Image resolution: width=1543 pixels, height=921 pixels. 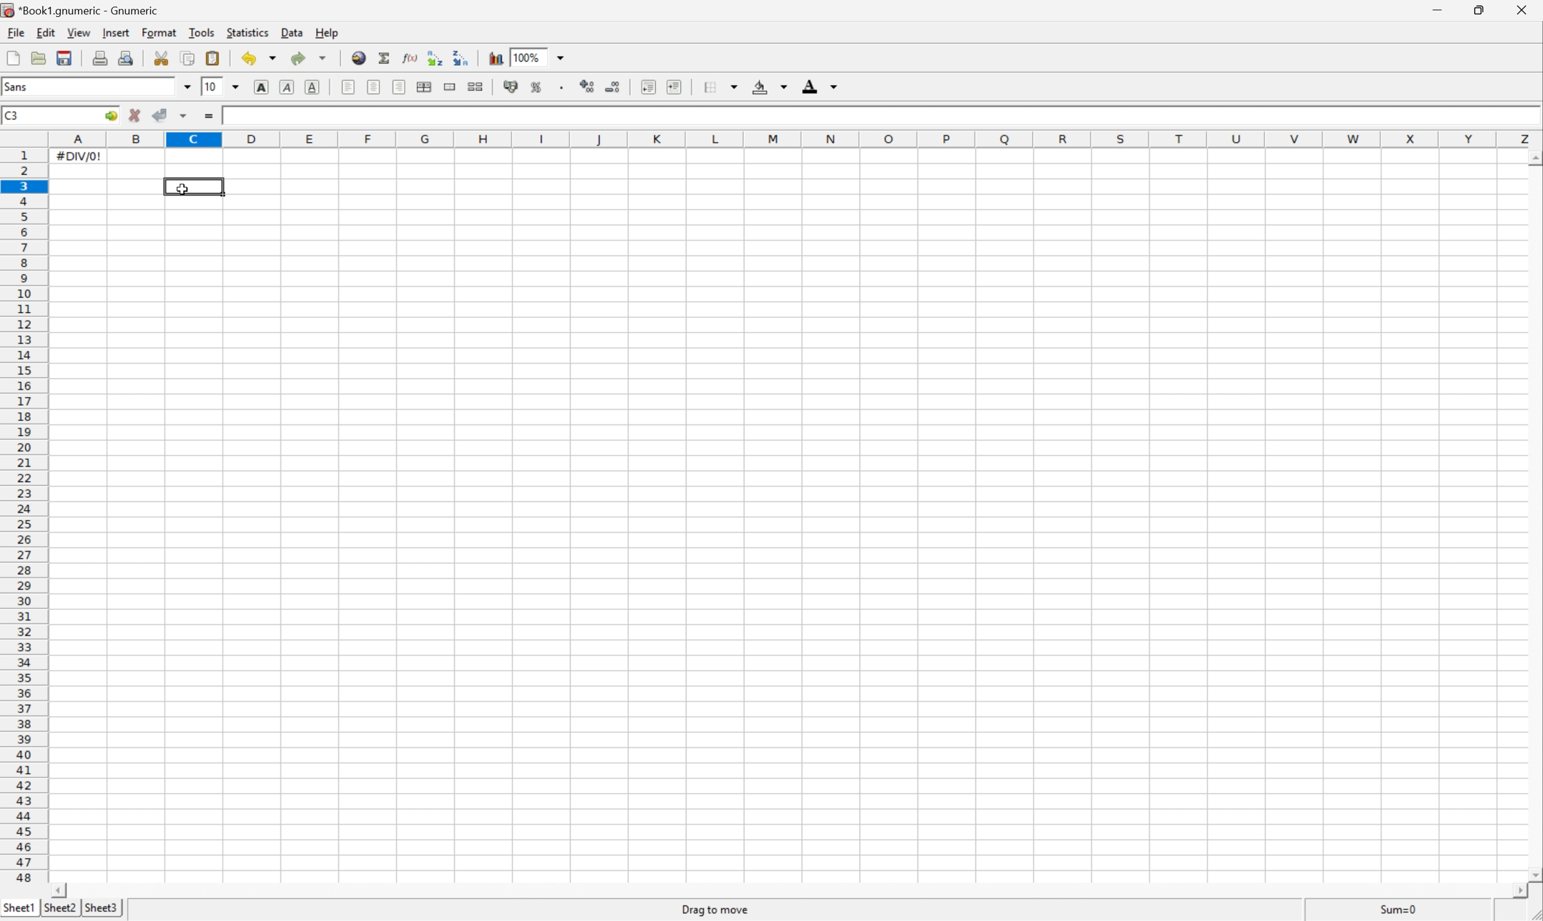 I want to click on 10, so click(x=215, y=86).